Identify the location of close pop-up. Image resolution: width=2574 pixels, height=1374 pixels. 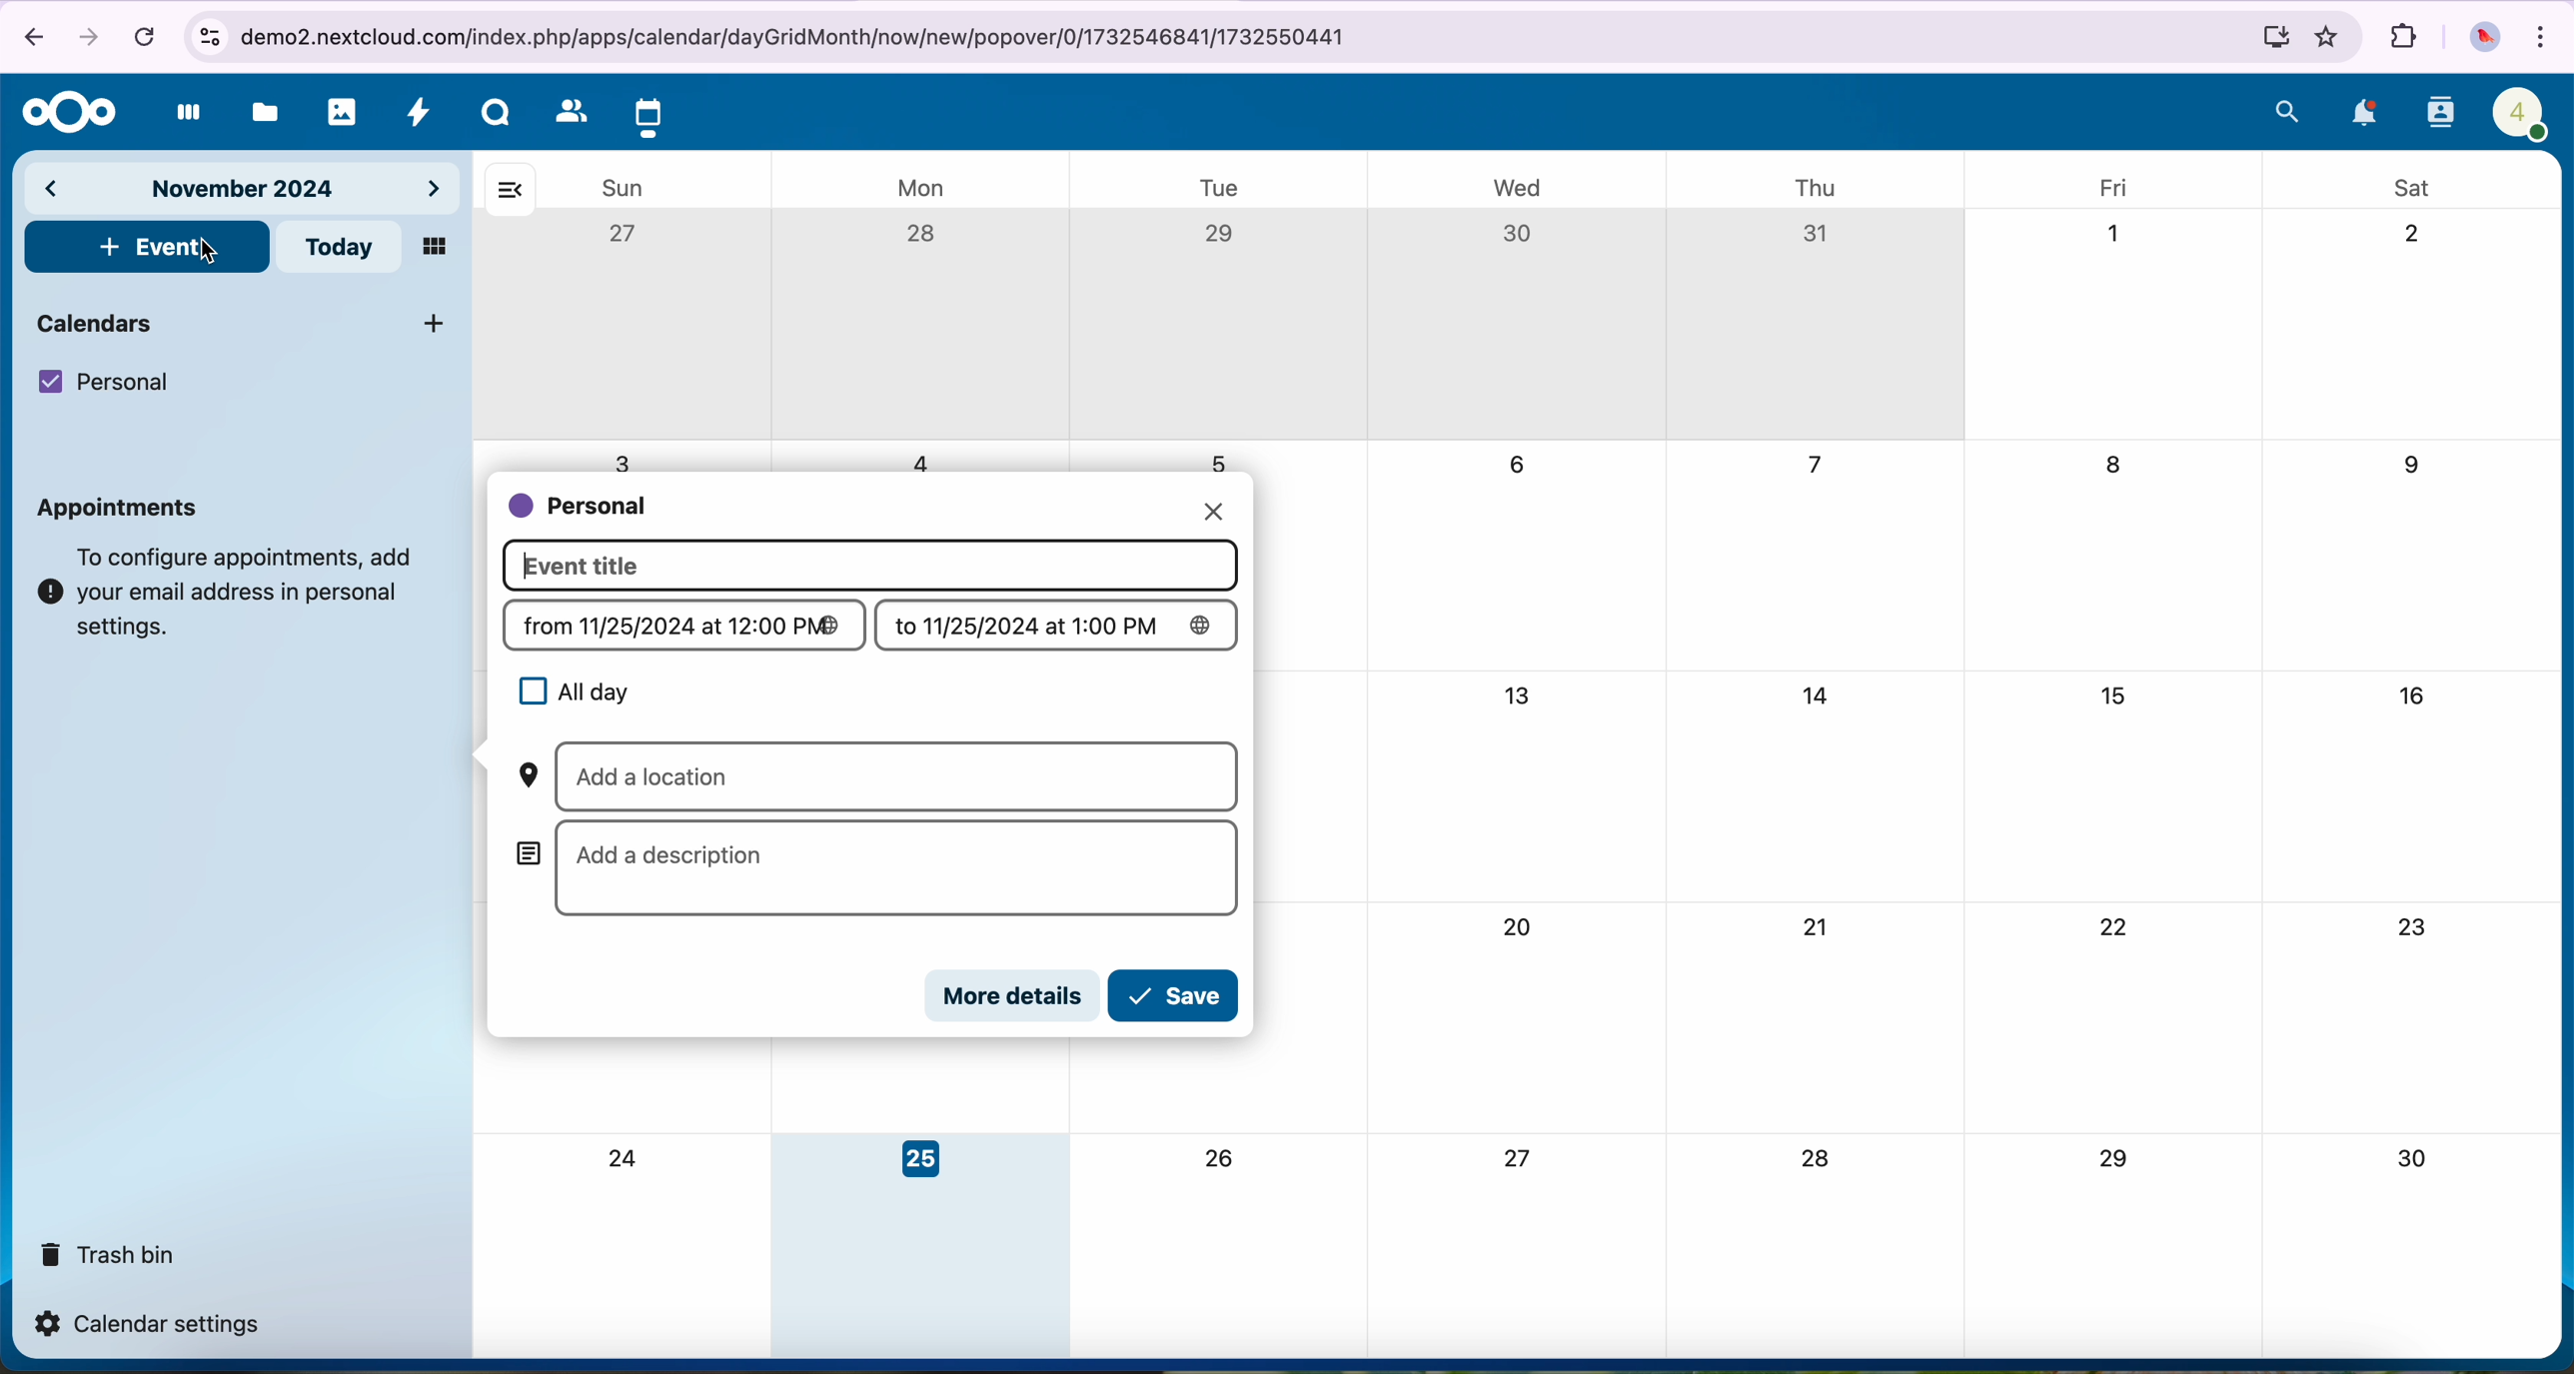
(1213, 508).